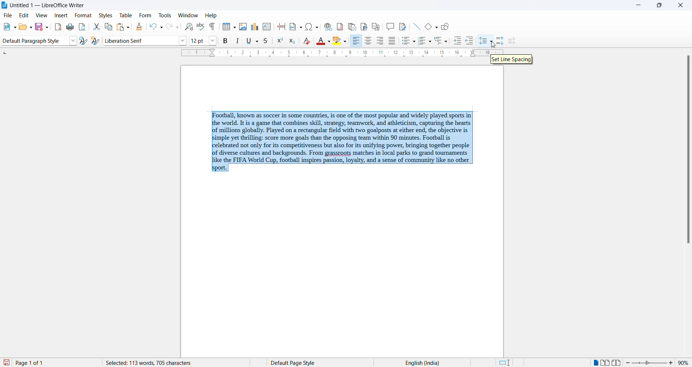 Image resolution: width=692 pixels, height=367 pixels. What do you see at coordinates (5, 27) in the screenshot?
I see `new file` at bounding box center [5, 27].